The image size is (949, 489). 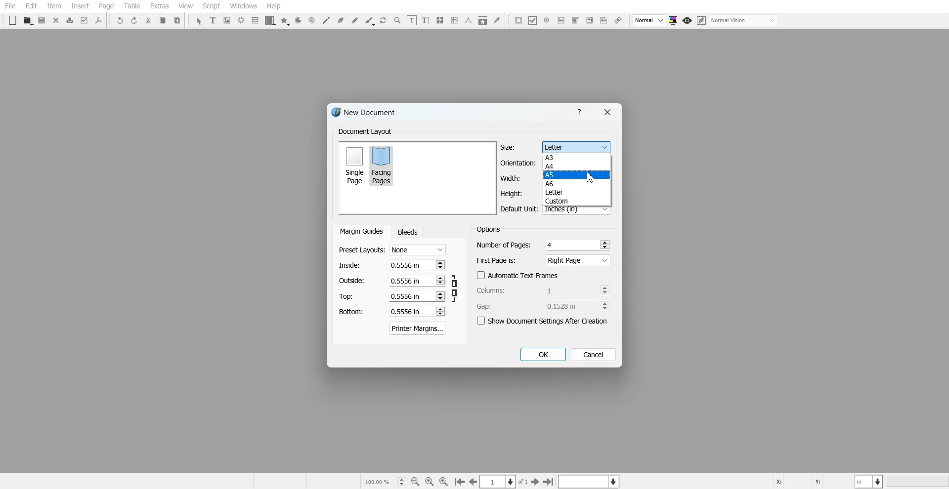 What do you see at coordinates (418, 328) in the screenshot?
I see `Printer Margins` at bounding box center [418, 328].